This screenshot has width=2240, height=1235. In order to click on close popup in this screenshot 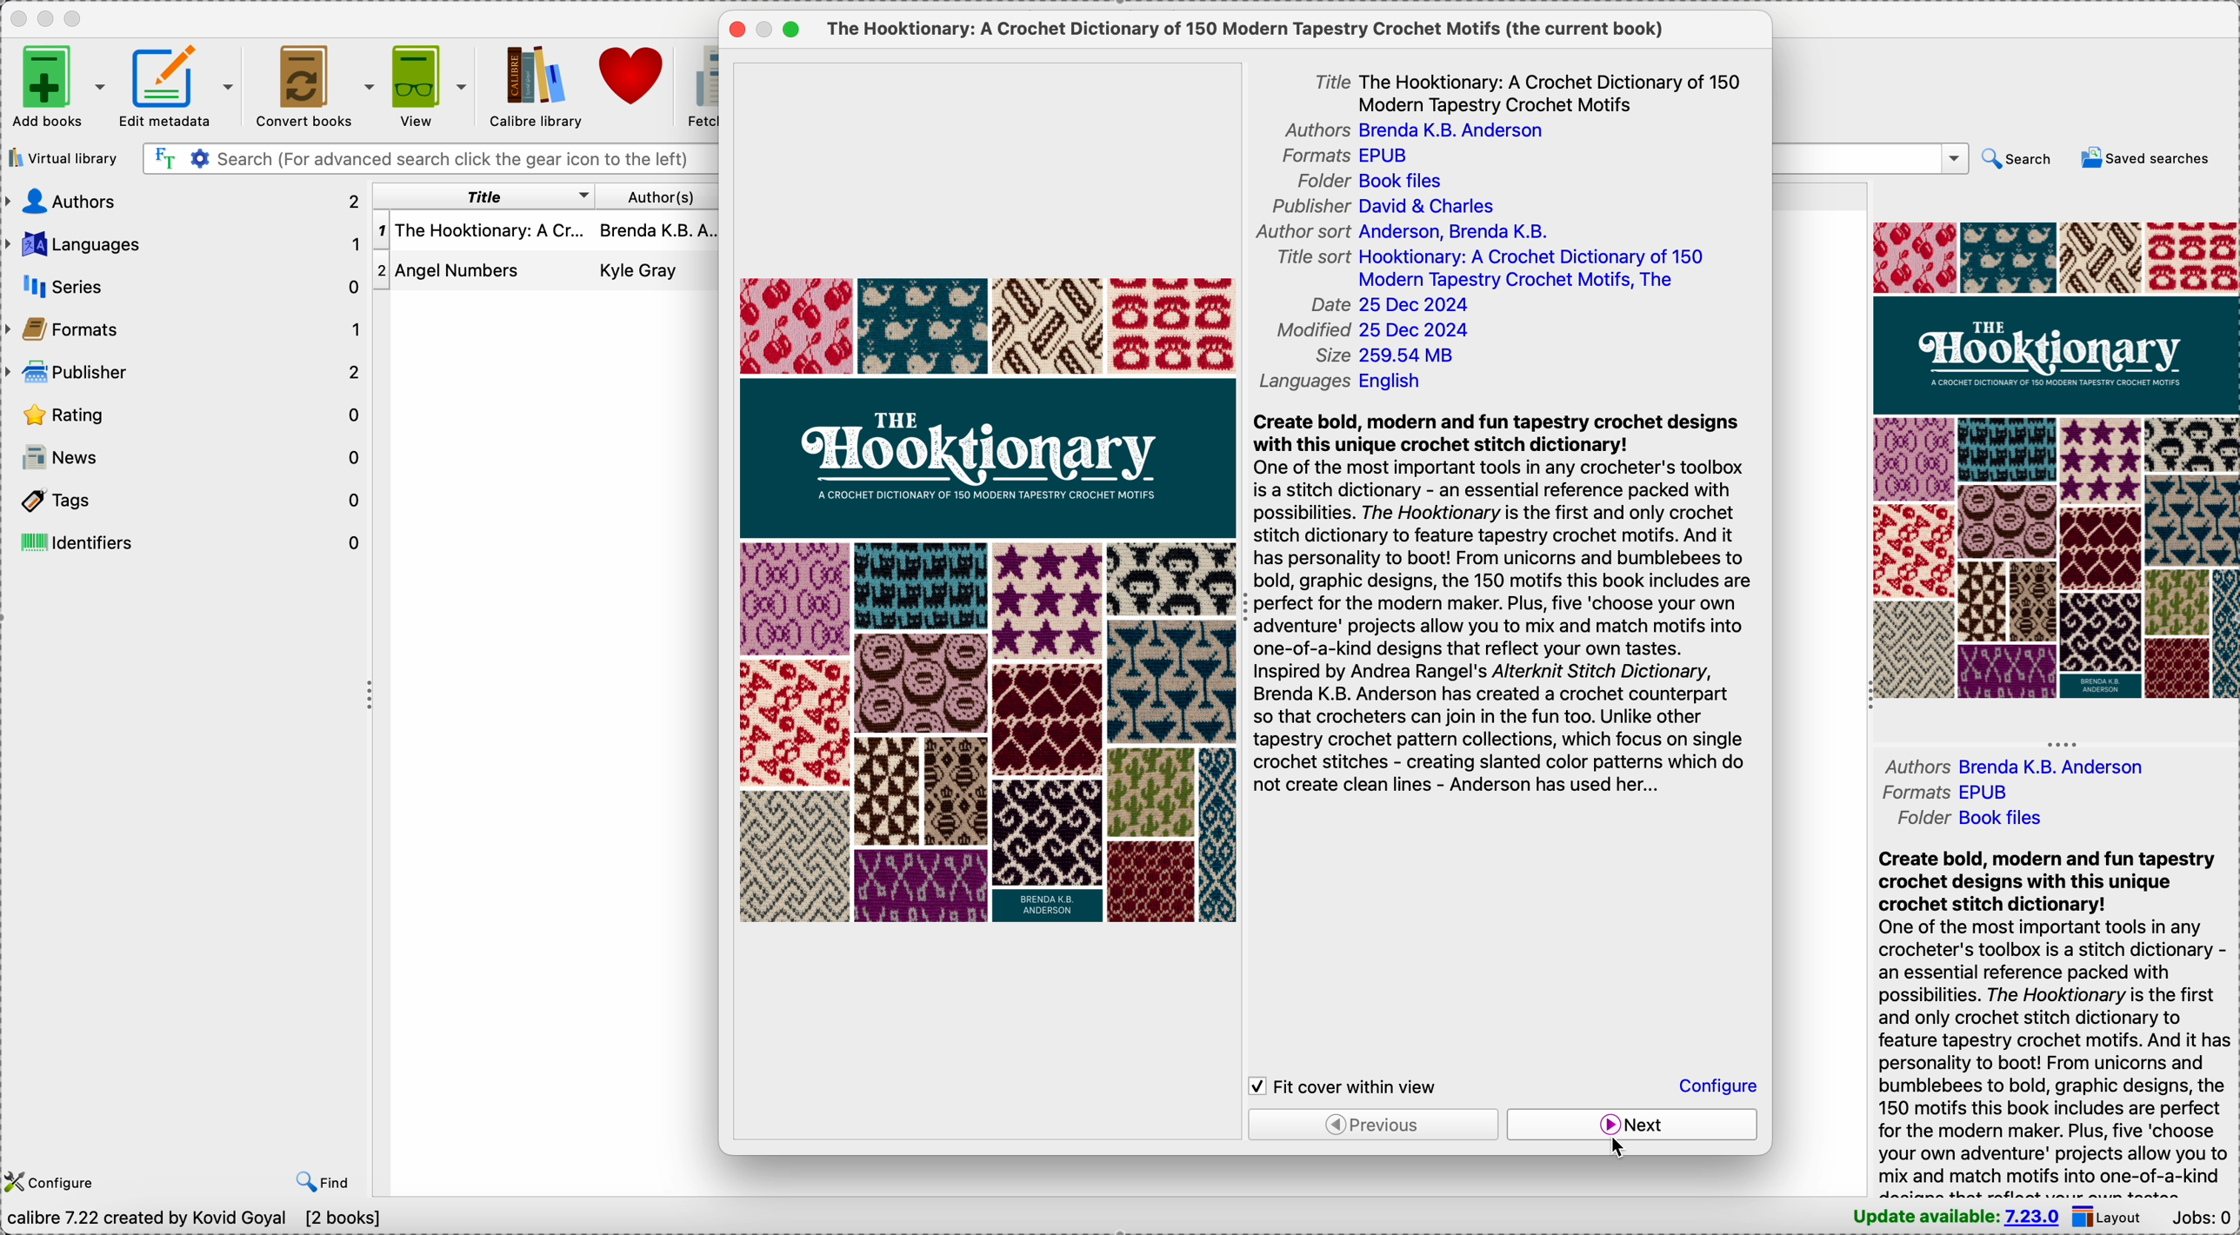, I will do `click(735, 31)`.